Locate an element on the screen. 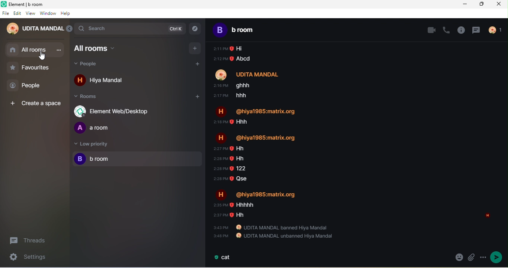 Image resolution: width=508 pixels, height=268 pixels. add room is located at coordinates (195, 48).